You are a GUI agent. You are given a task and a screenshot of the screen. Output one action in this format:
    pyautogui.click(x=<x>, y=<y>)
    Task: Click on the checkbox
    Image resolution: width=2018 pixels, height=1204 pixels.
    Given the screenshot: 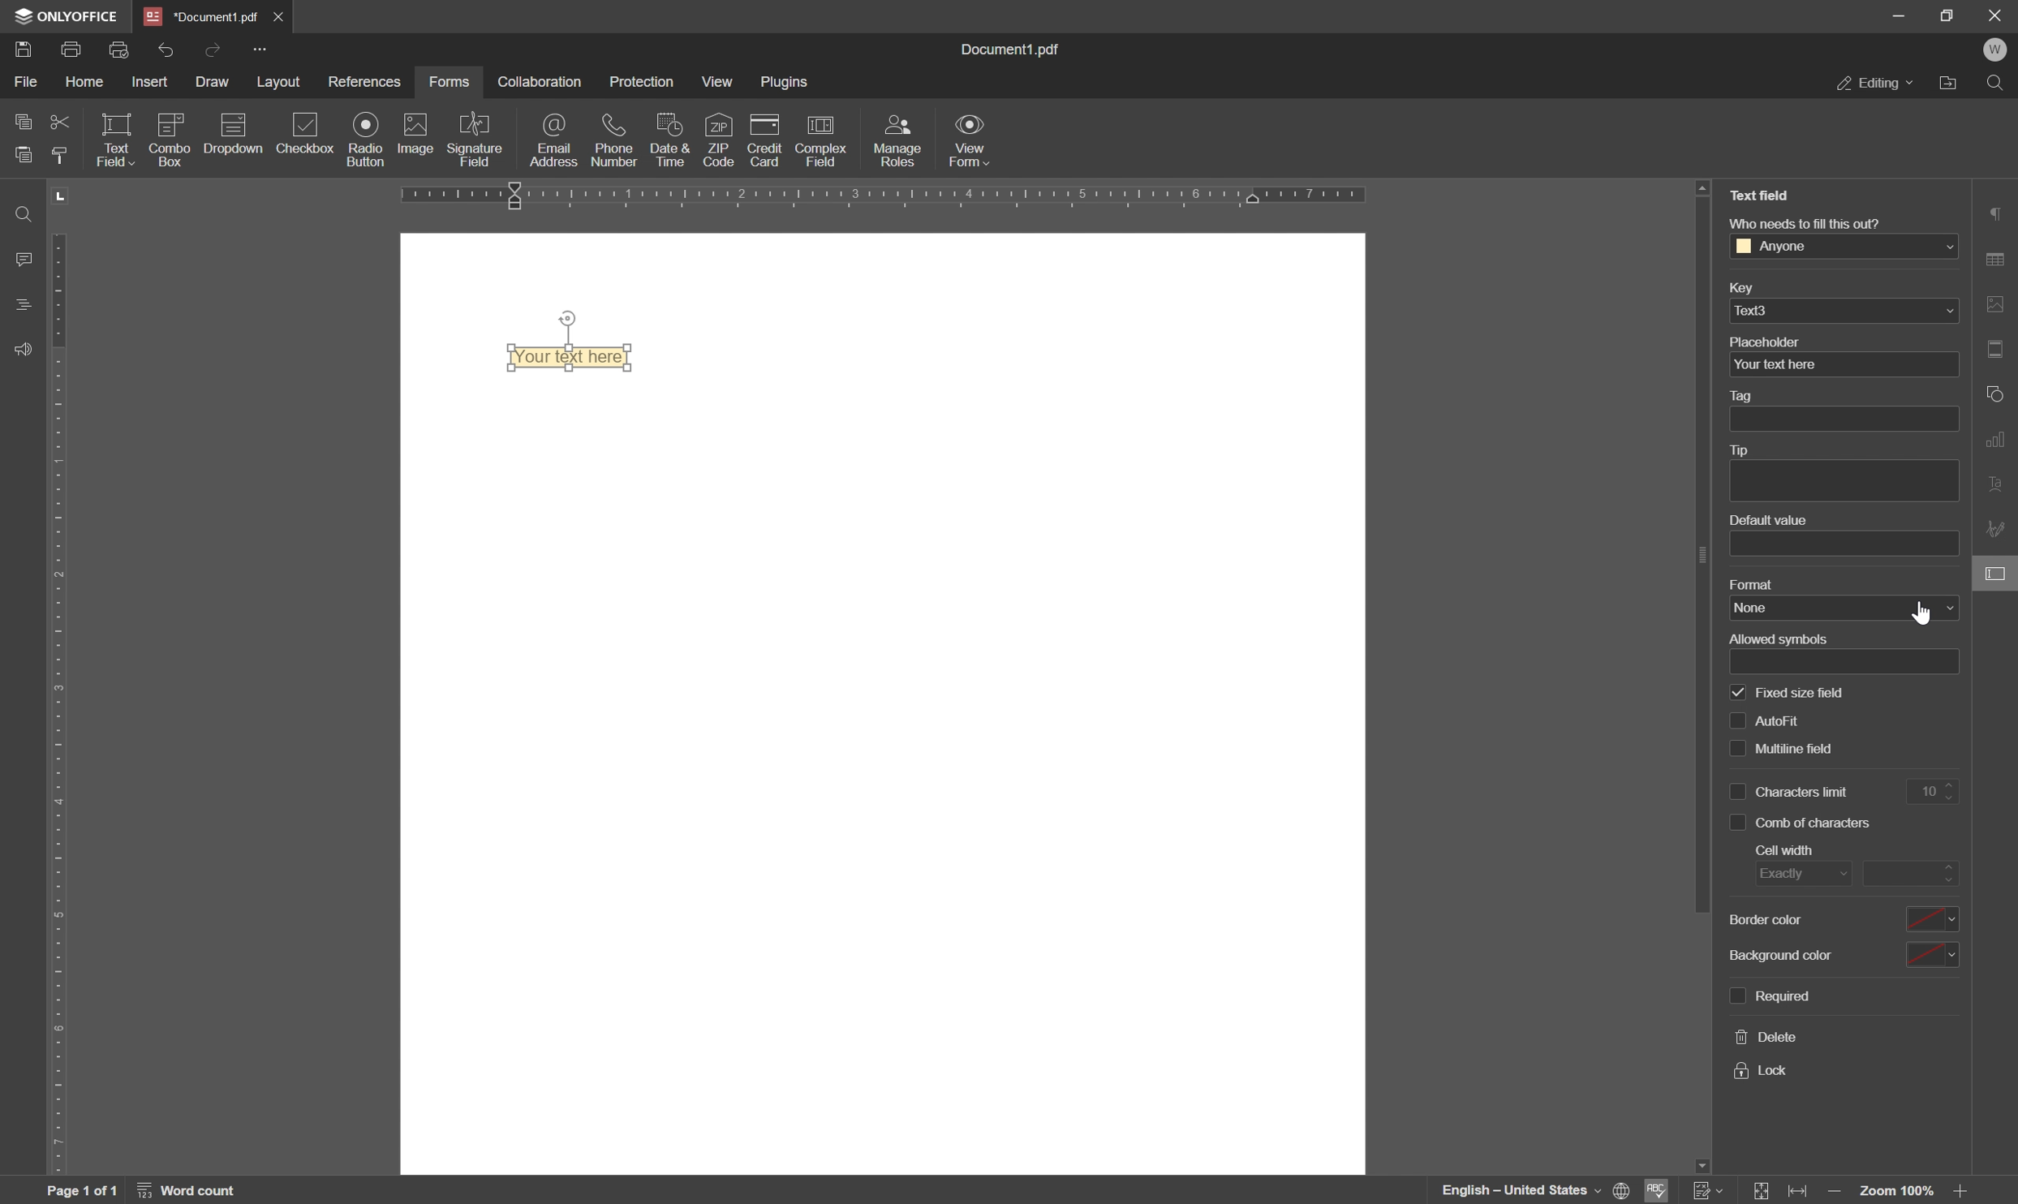 What is the action you would take?
    pyautogui.click(x=307, y=133)
    